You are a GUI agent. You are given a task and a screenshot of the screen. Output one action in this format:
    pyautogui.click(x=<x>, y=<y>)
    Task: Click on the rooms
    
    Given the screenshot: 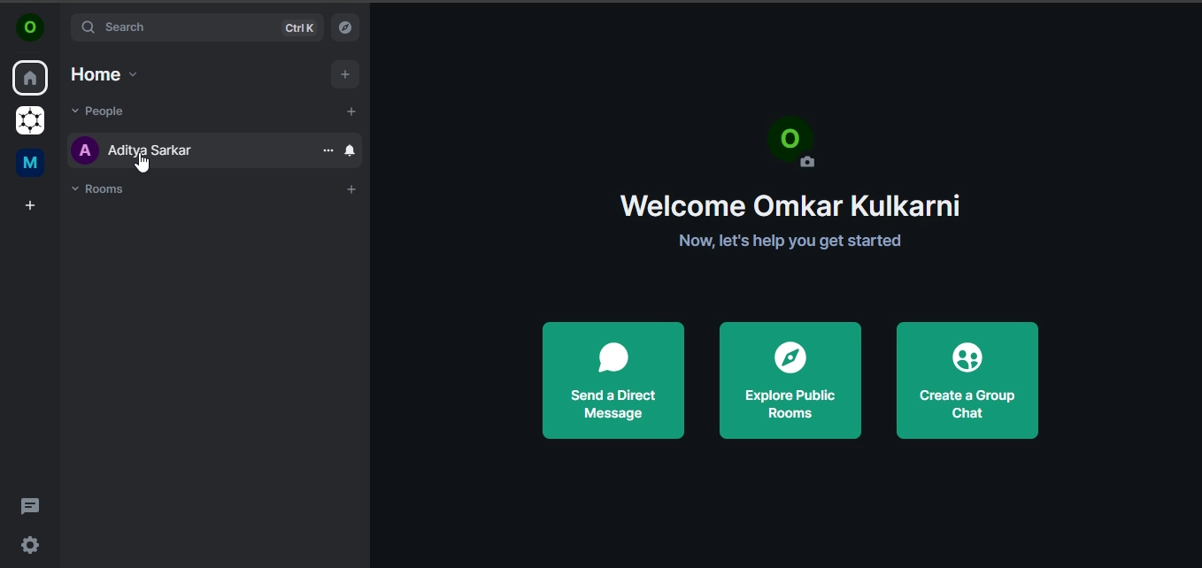 What is the action you would take?
    pyautogui.click(x=101, y=189)
    